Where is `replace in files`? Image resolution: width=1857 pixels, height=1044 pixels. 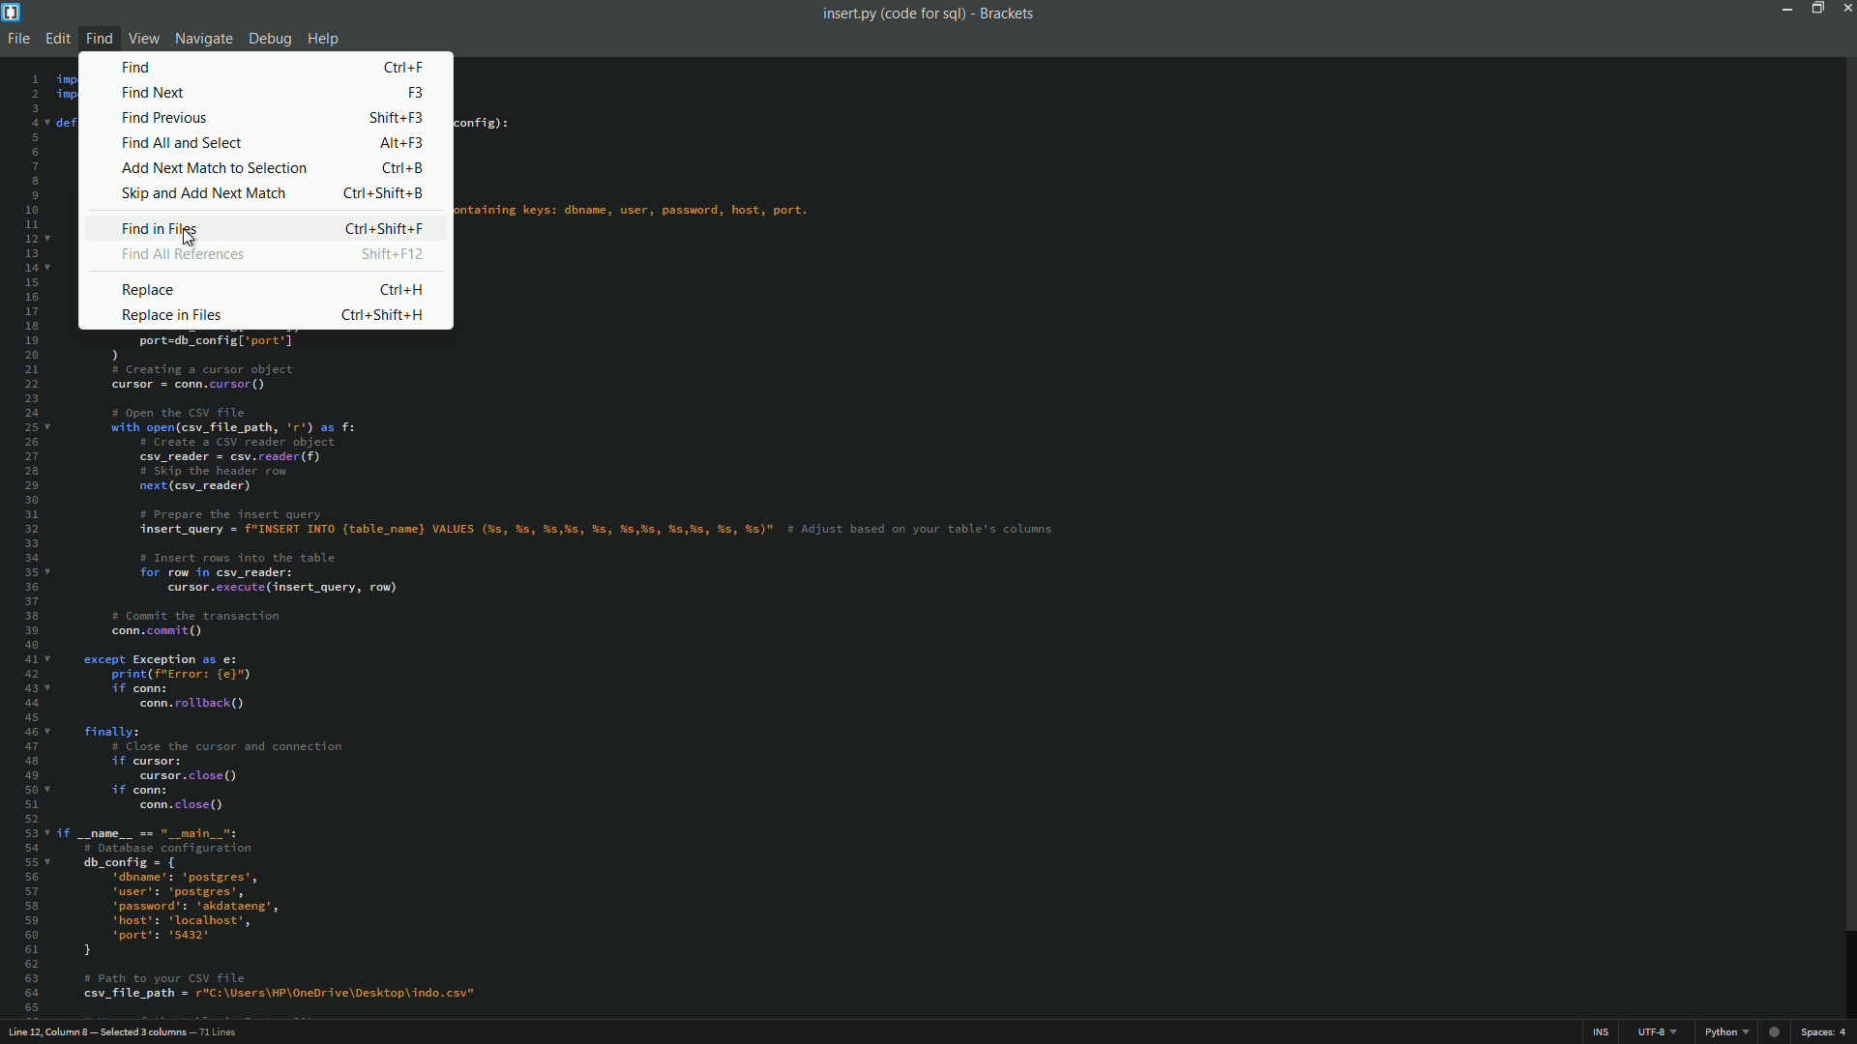
replace in files is located at coordinates (177, 316).